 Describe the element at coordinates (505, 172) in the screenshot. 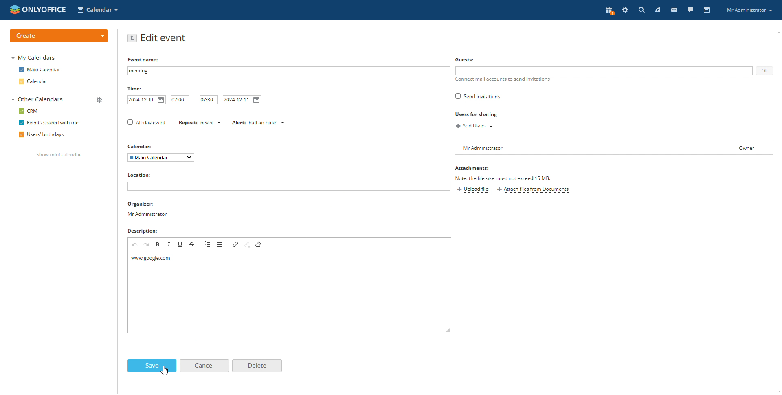

I see `Attachments: Note: the file size must not exceed 15 MB.` at that location.